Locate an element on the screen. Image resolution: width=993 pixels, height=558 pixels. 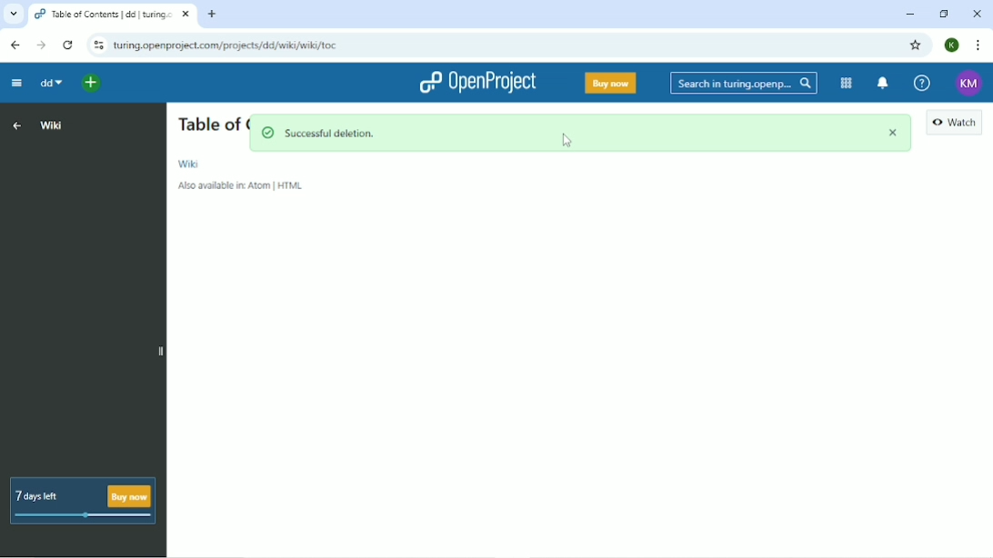
Search is located at coordinates (744, 84).